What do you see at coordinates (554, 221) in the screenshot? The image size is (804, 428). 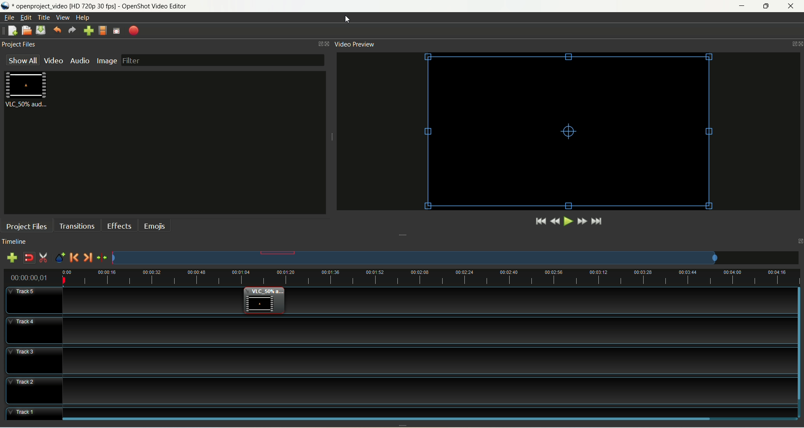 I see `rewind` at bounding box center [554, 221].